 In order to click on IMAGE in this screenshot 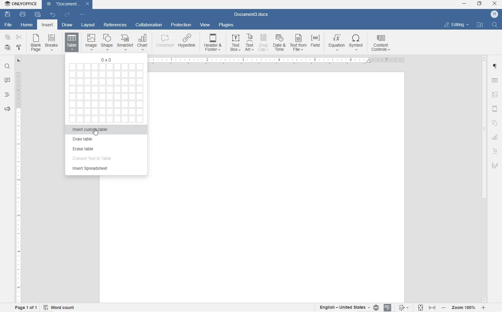, I will do `click(495, 95)`.